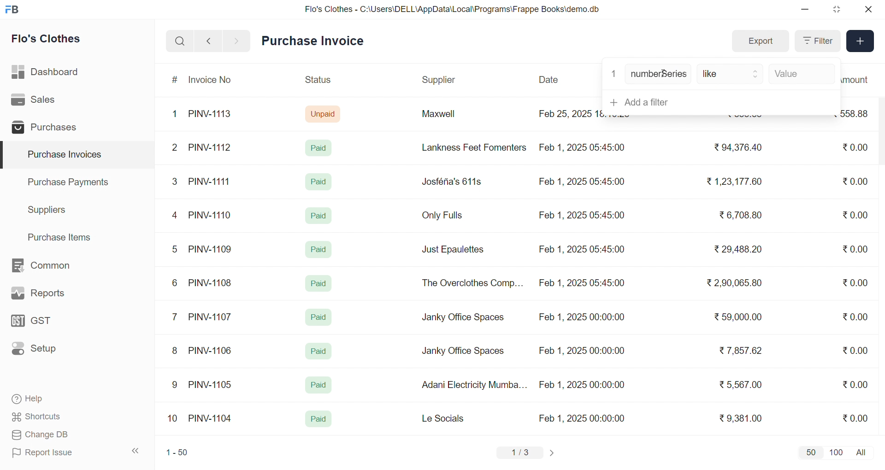 The width and height of the screenshot is (885, 470). I want to click on Purchase Invoice, so click(316, 41).